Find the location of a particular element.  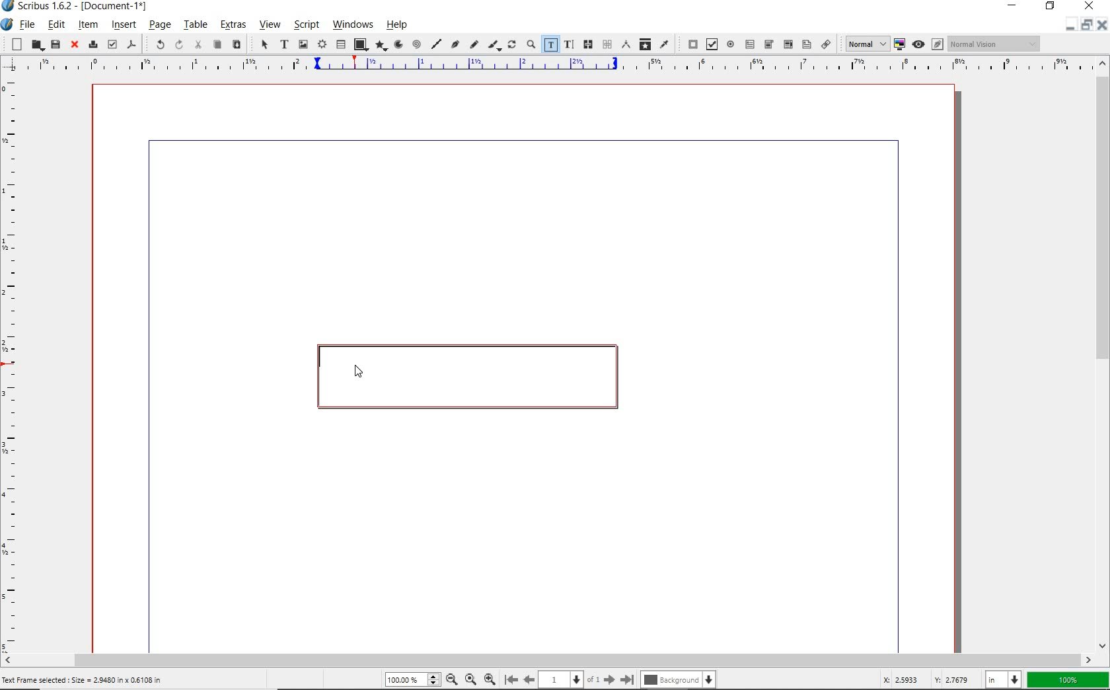

Zoom in is located at coordinates (490, 678).